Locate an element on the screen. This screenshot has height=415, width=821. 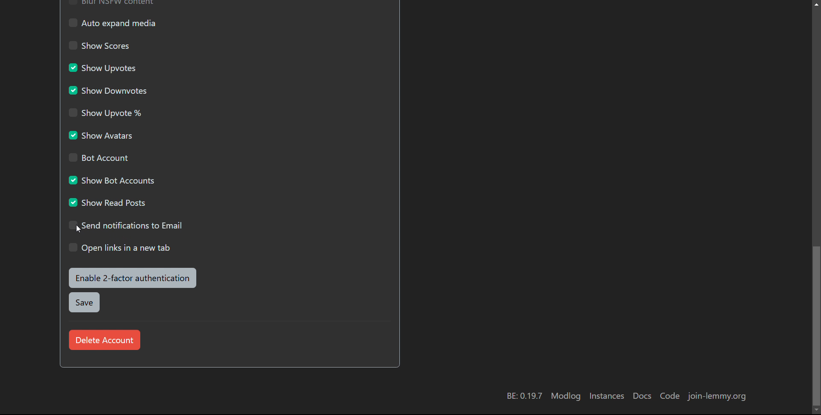
code is located at coordinates (670, 396).